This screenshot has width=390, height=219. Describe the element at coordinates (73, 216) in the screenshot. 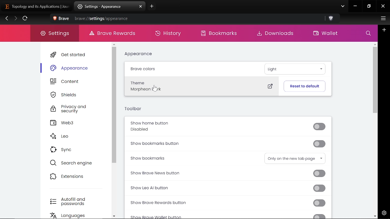

I see `languages` at that location.